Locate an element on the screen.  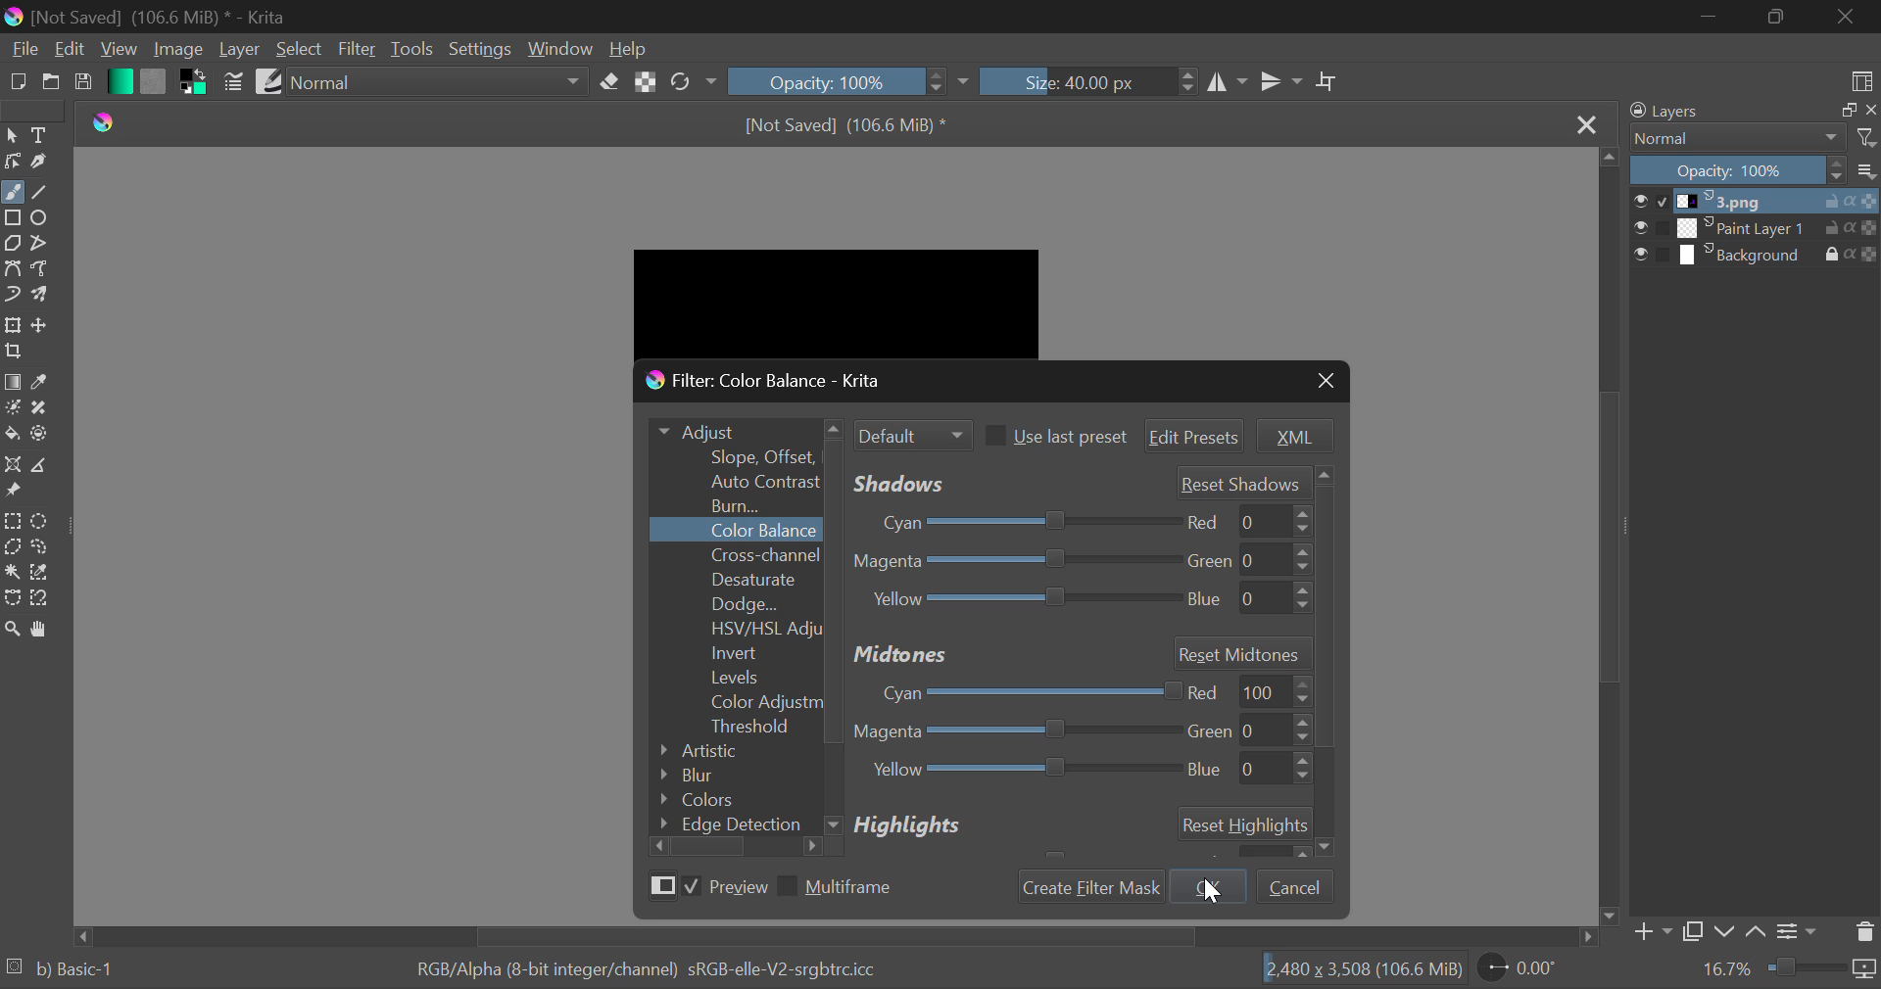
Scroll Bar is located at coordinates (823, 936).